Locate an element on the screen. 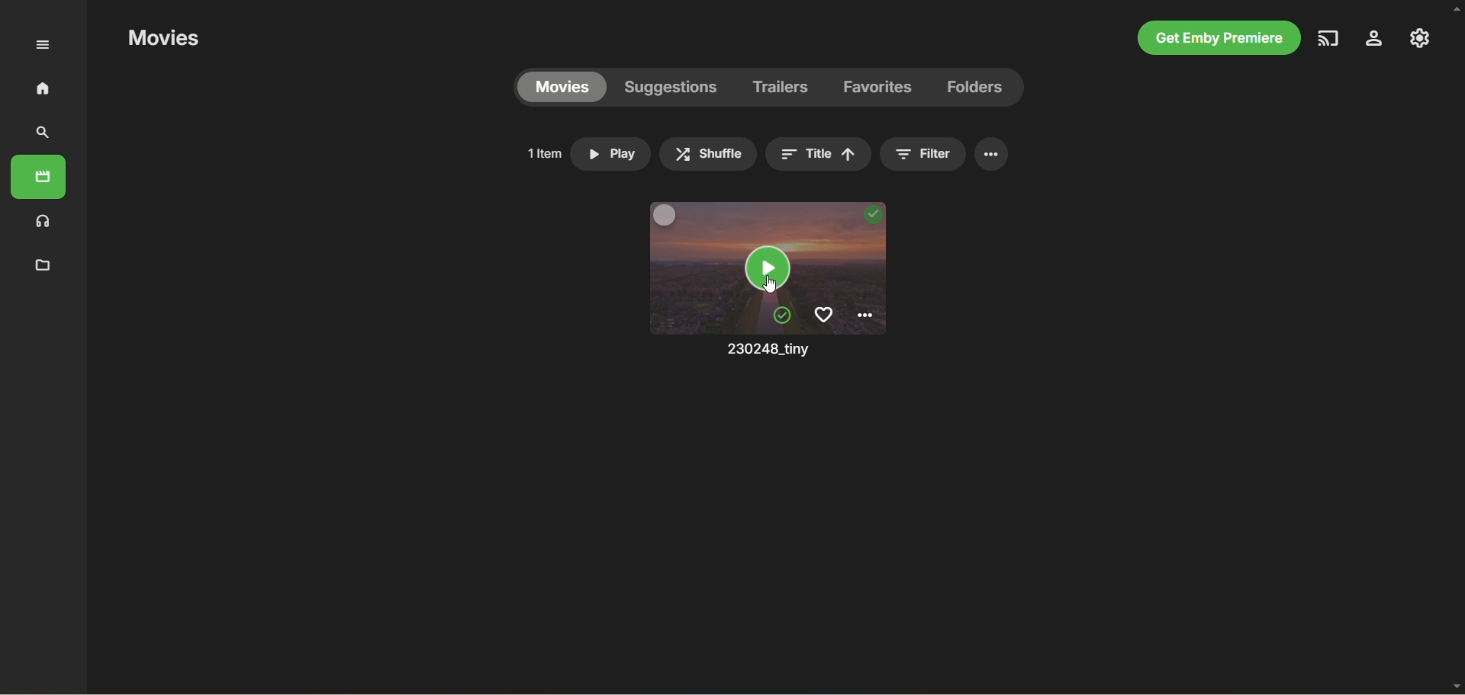 The height and width of the screenshot is (695, 1465). movies is located at coordinates (166, 40).